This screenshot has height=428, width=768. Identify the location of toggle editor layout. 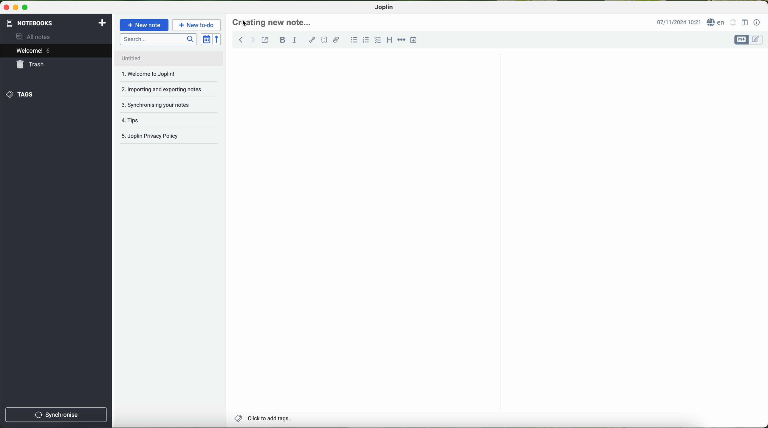
(745, 23).